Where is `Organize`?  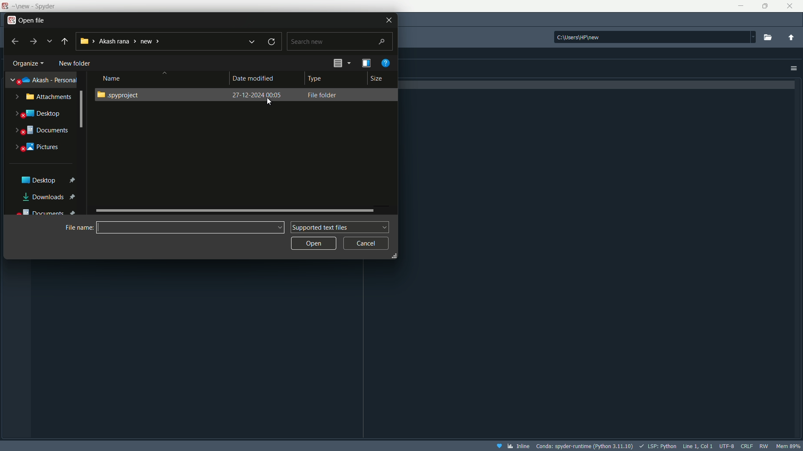
Organize is located at coordinates (28, 63).